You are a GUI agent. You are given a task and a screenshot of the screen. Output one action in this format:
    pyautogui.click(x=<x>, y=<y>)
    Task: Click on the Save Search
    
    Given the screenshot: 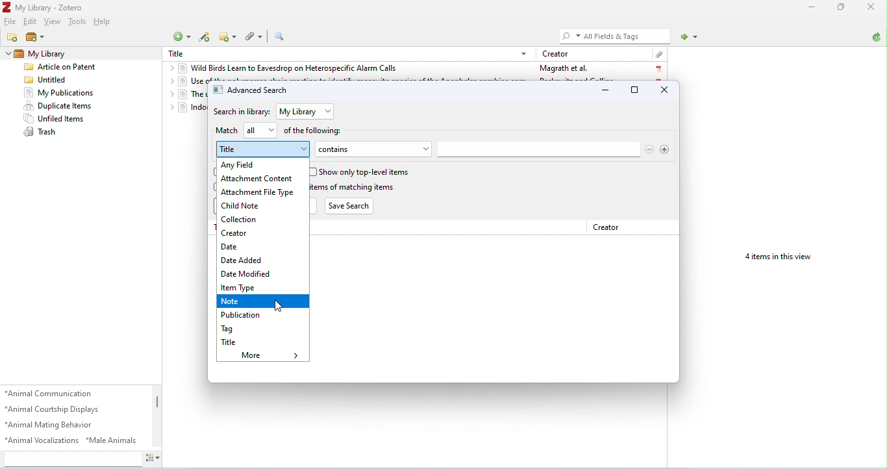 What is the action you would take?
    pyautogui.click(x=349, y=207)
    